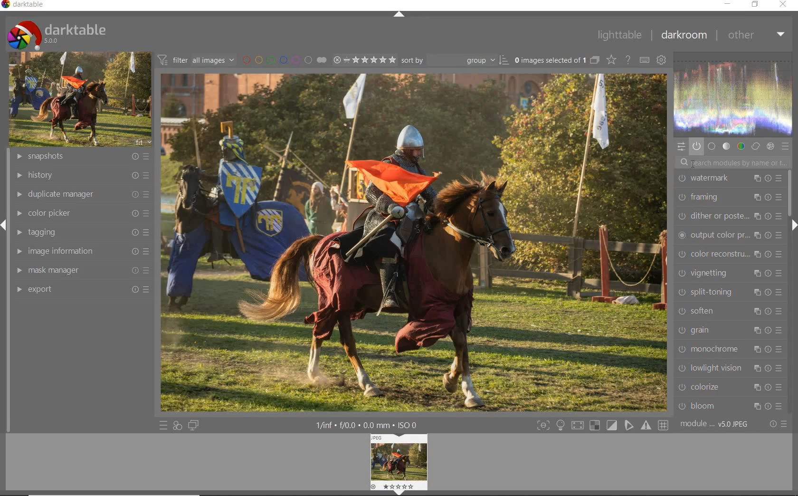 The height and width of the screenshot is (496, 798). What do you see at coordinates (81, 232) in the screenshot?
I see `tagging` at bounding box center [81, 232].